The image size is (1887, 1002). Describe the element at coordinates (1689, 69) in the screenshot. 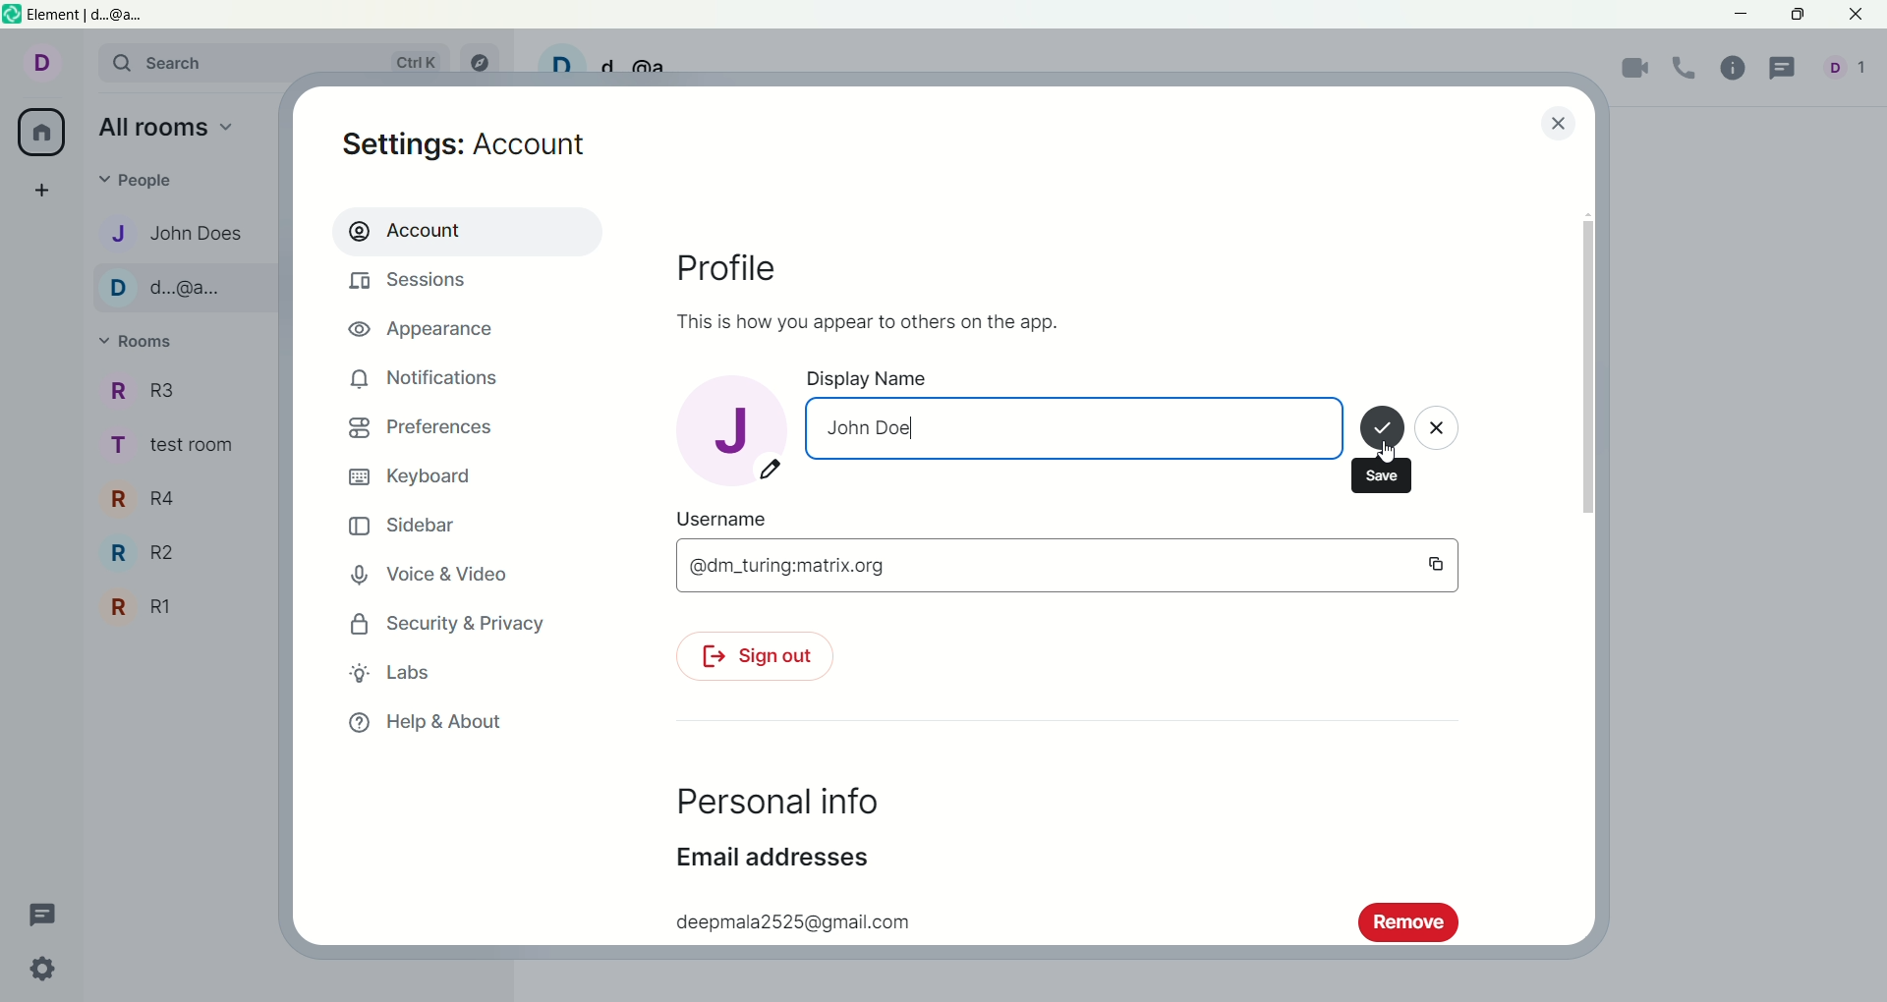

I see `voice call` at that location.